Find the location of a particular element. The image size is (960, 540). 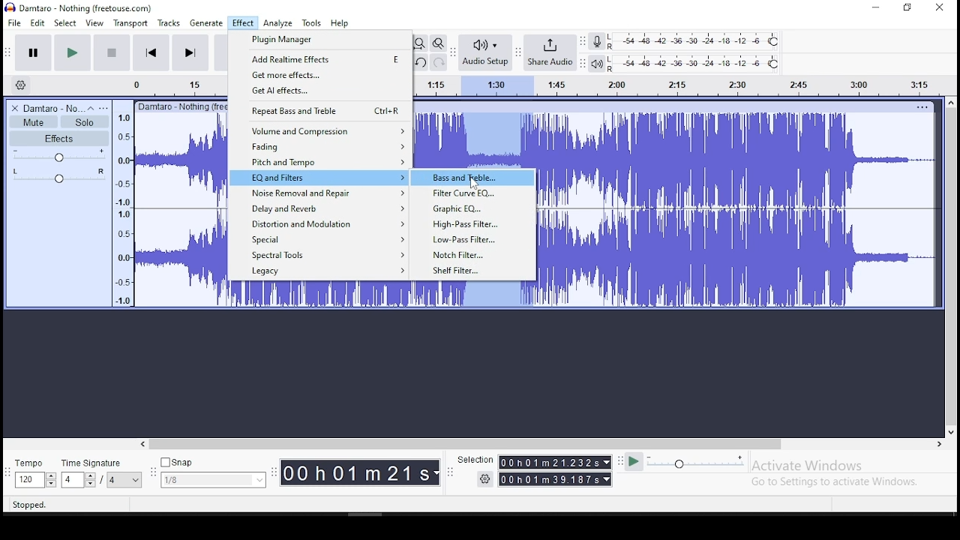

fading is located at coordinates (318, 146).